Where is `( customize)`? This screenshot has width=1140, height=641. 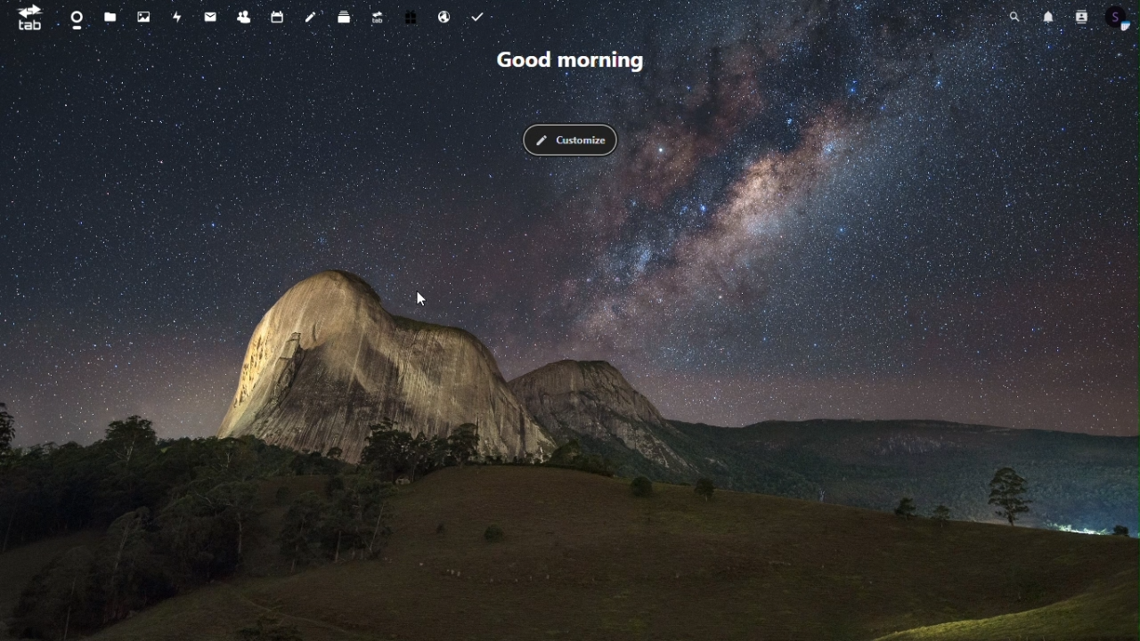
( customize) is located at coordinates (571, 140).